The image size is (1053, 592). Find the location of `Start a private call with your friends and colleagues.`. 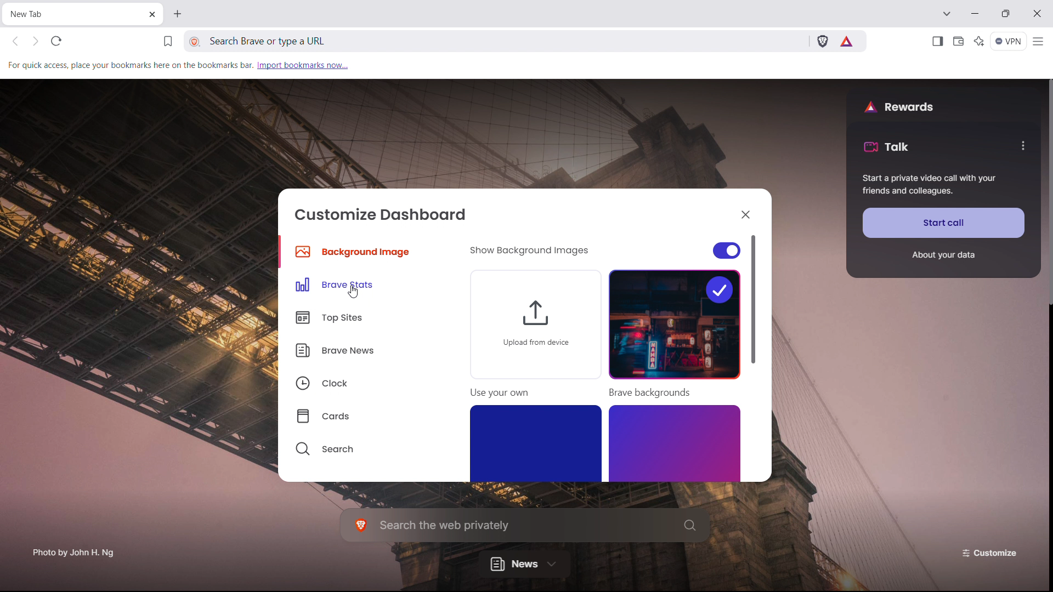

Start a private call with your friends and colleagues. is located at coordinates (930, 185).